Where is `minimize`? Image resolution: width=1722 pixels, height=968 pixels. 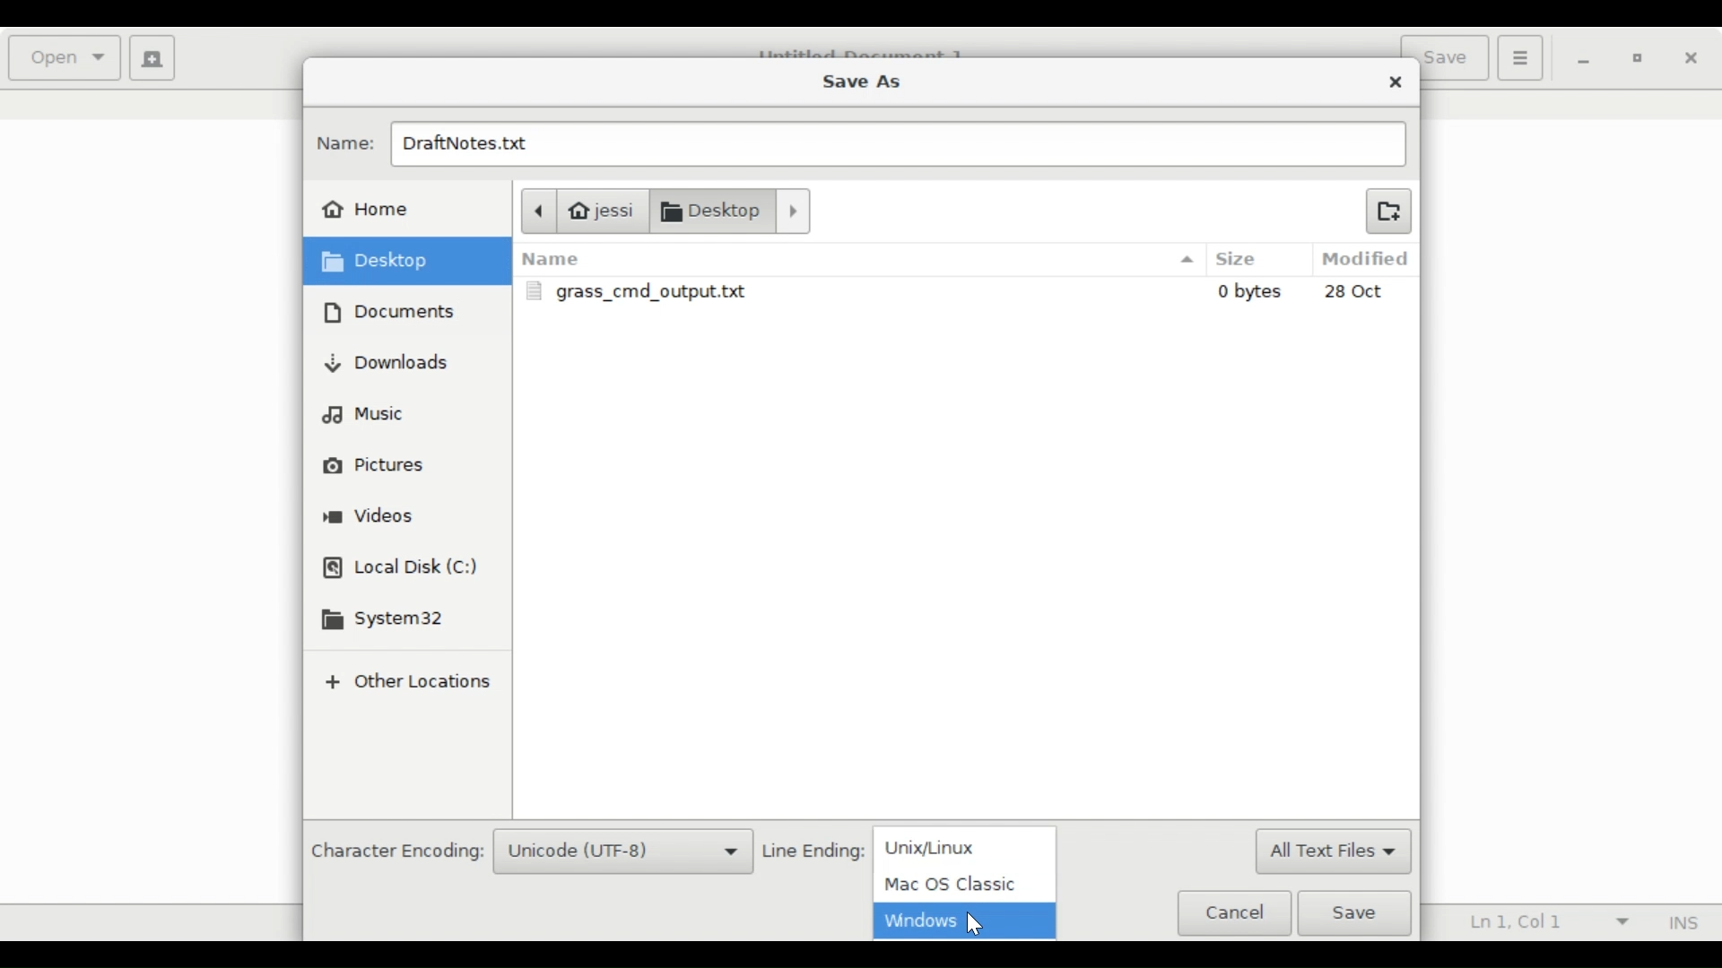 minimize is located at coordinates (1587, 60).